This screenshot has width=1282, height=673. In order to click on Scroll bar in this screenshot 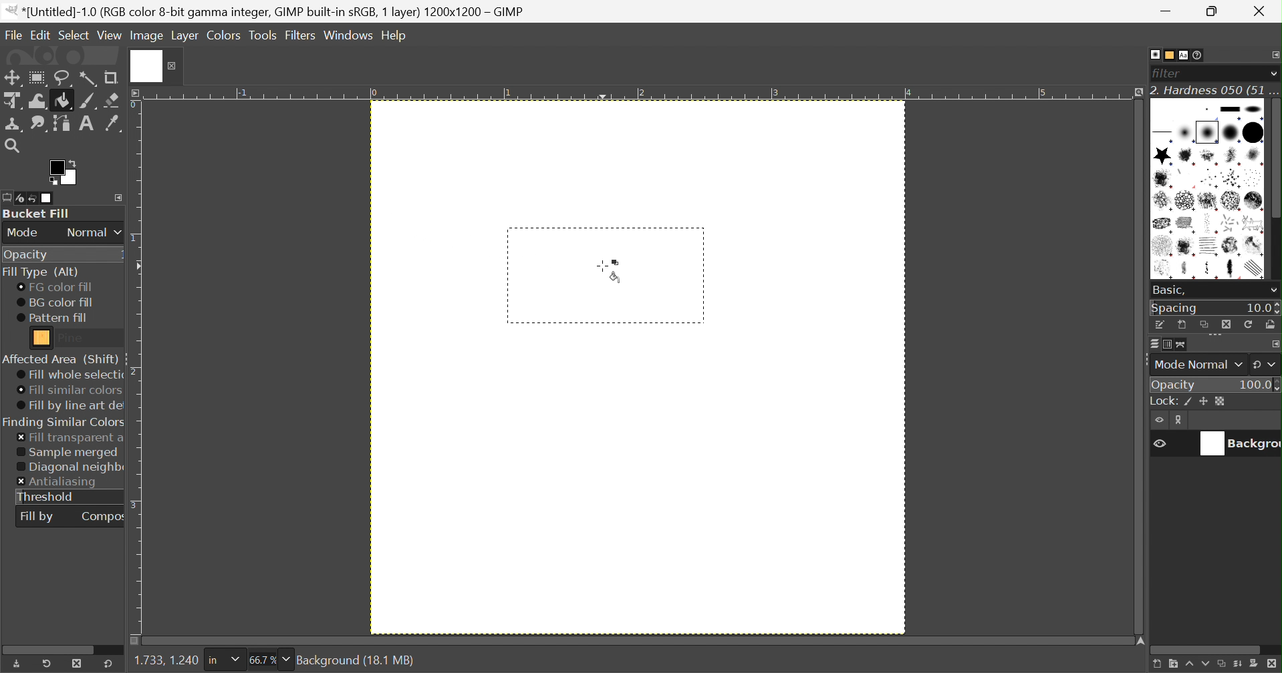, I will do `click(1206, 650)`.